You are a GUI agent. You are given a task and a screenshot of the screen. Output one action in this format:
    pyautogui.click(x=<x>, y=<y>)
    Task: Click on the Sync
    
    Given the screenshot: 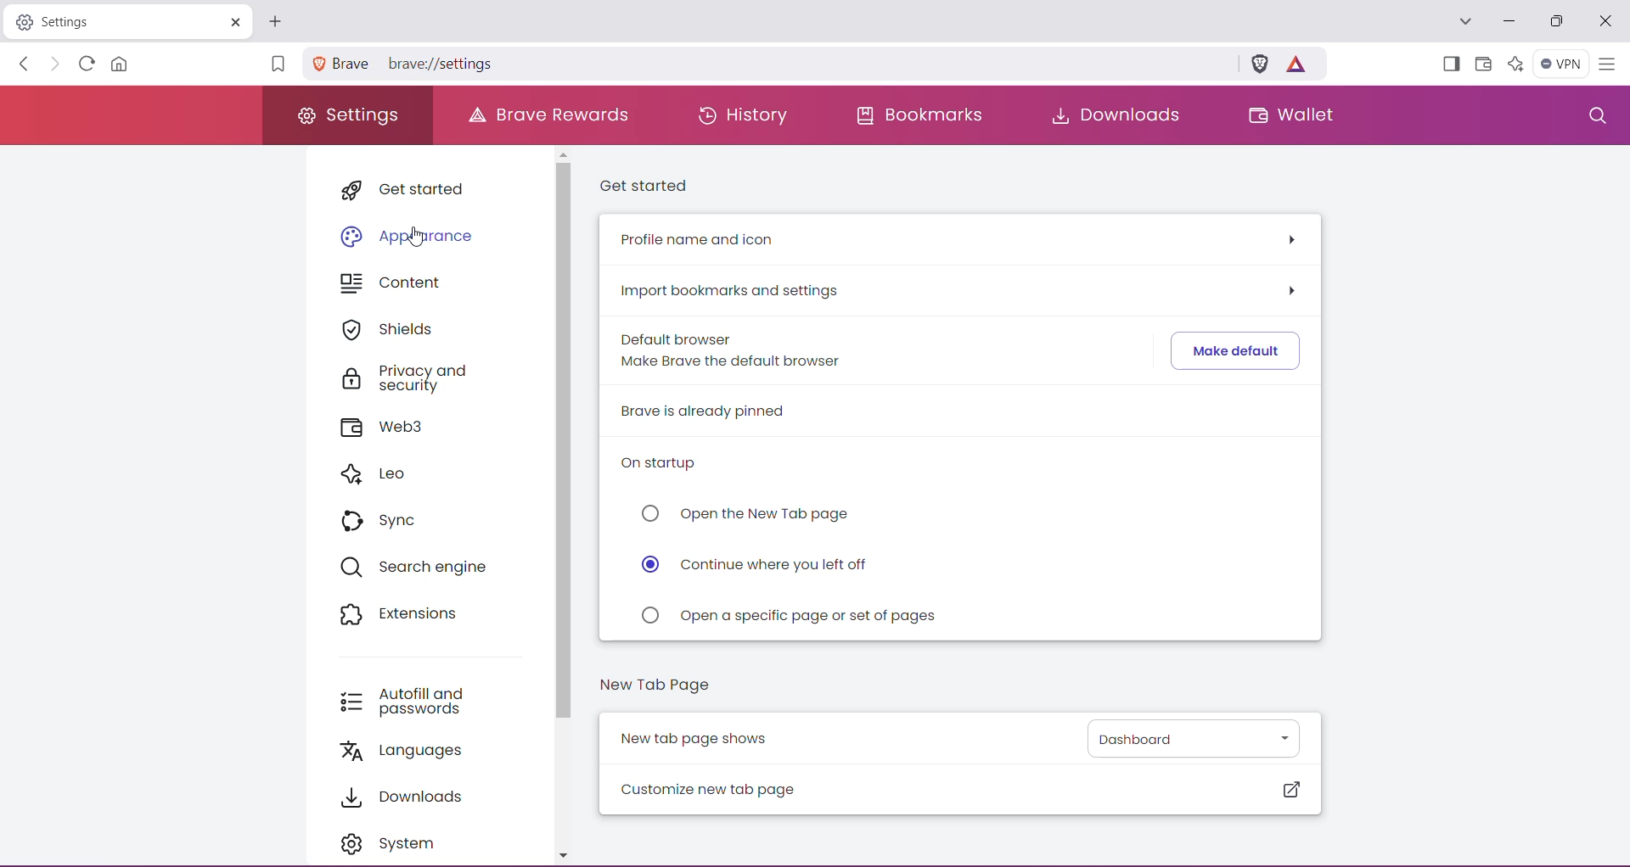 What is the action you would take?
    pyautogui.click(x=379, y=519)
    